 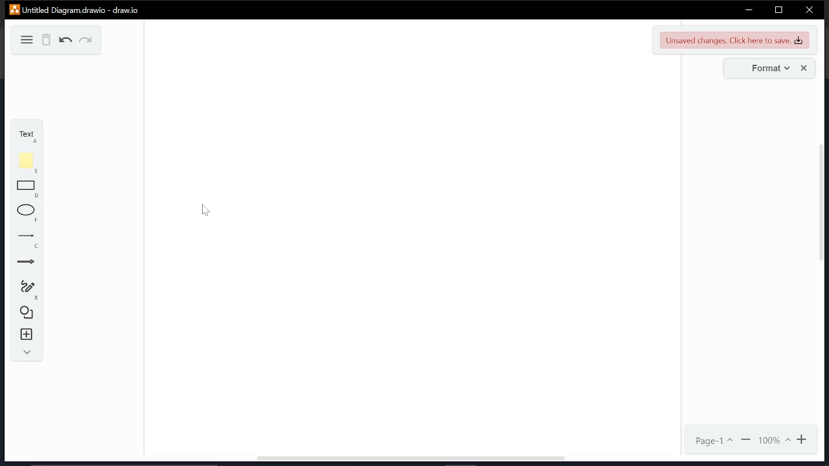 I want to click on redo, so click(x=86, y=41).